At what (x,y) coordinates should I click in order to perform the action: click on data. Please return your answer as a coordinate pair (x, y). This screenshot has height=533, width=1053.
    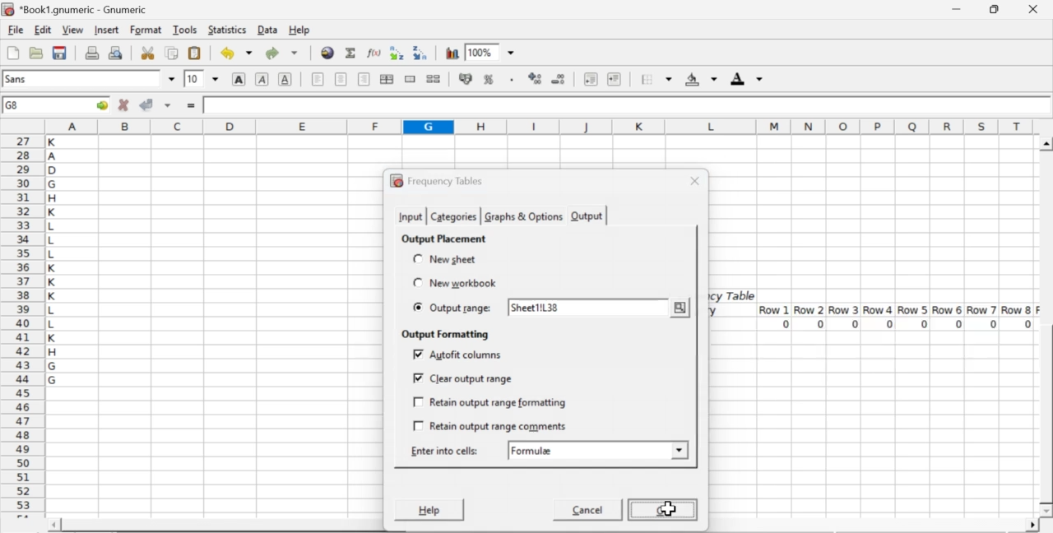
    Looking at the image, I should click on (269, 29).